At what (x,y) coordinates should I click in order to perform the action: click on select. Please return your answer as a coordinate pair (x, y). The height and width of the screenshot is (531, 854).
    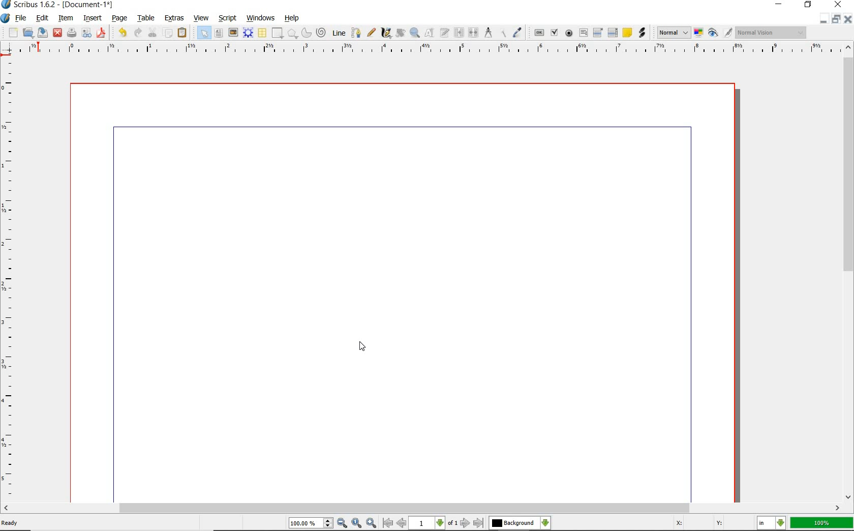
    Looking at the image, I should click on (204, 34).